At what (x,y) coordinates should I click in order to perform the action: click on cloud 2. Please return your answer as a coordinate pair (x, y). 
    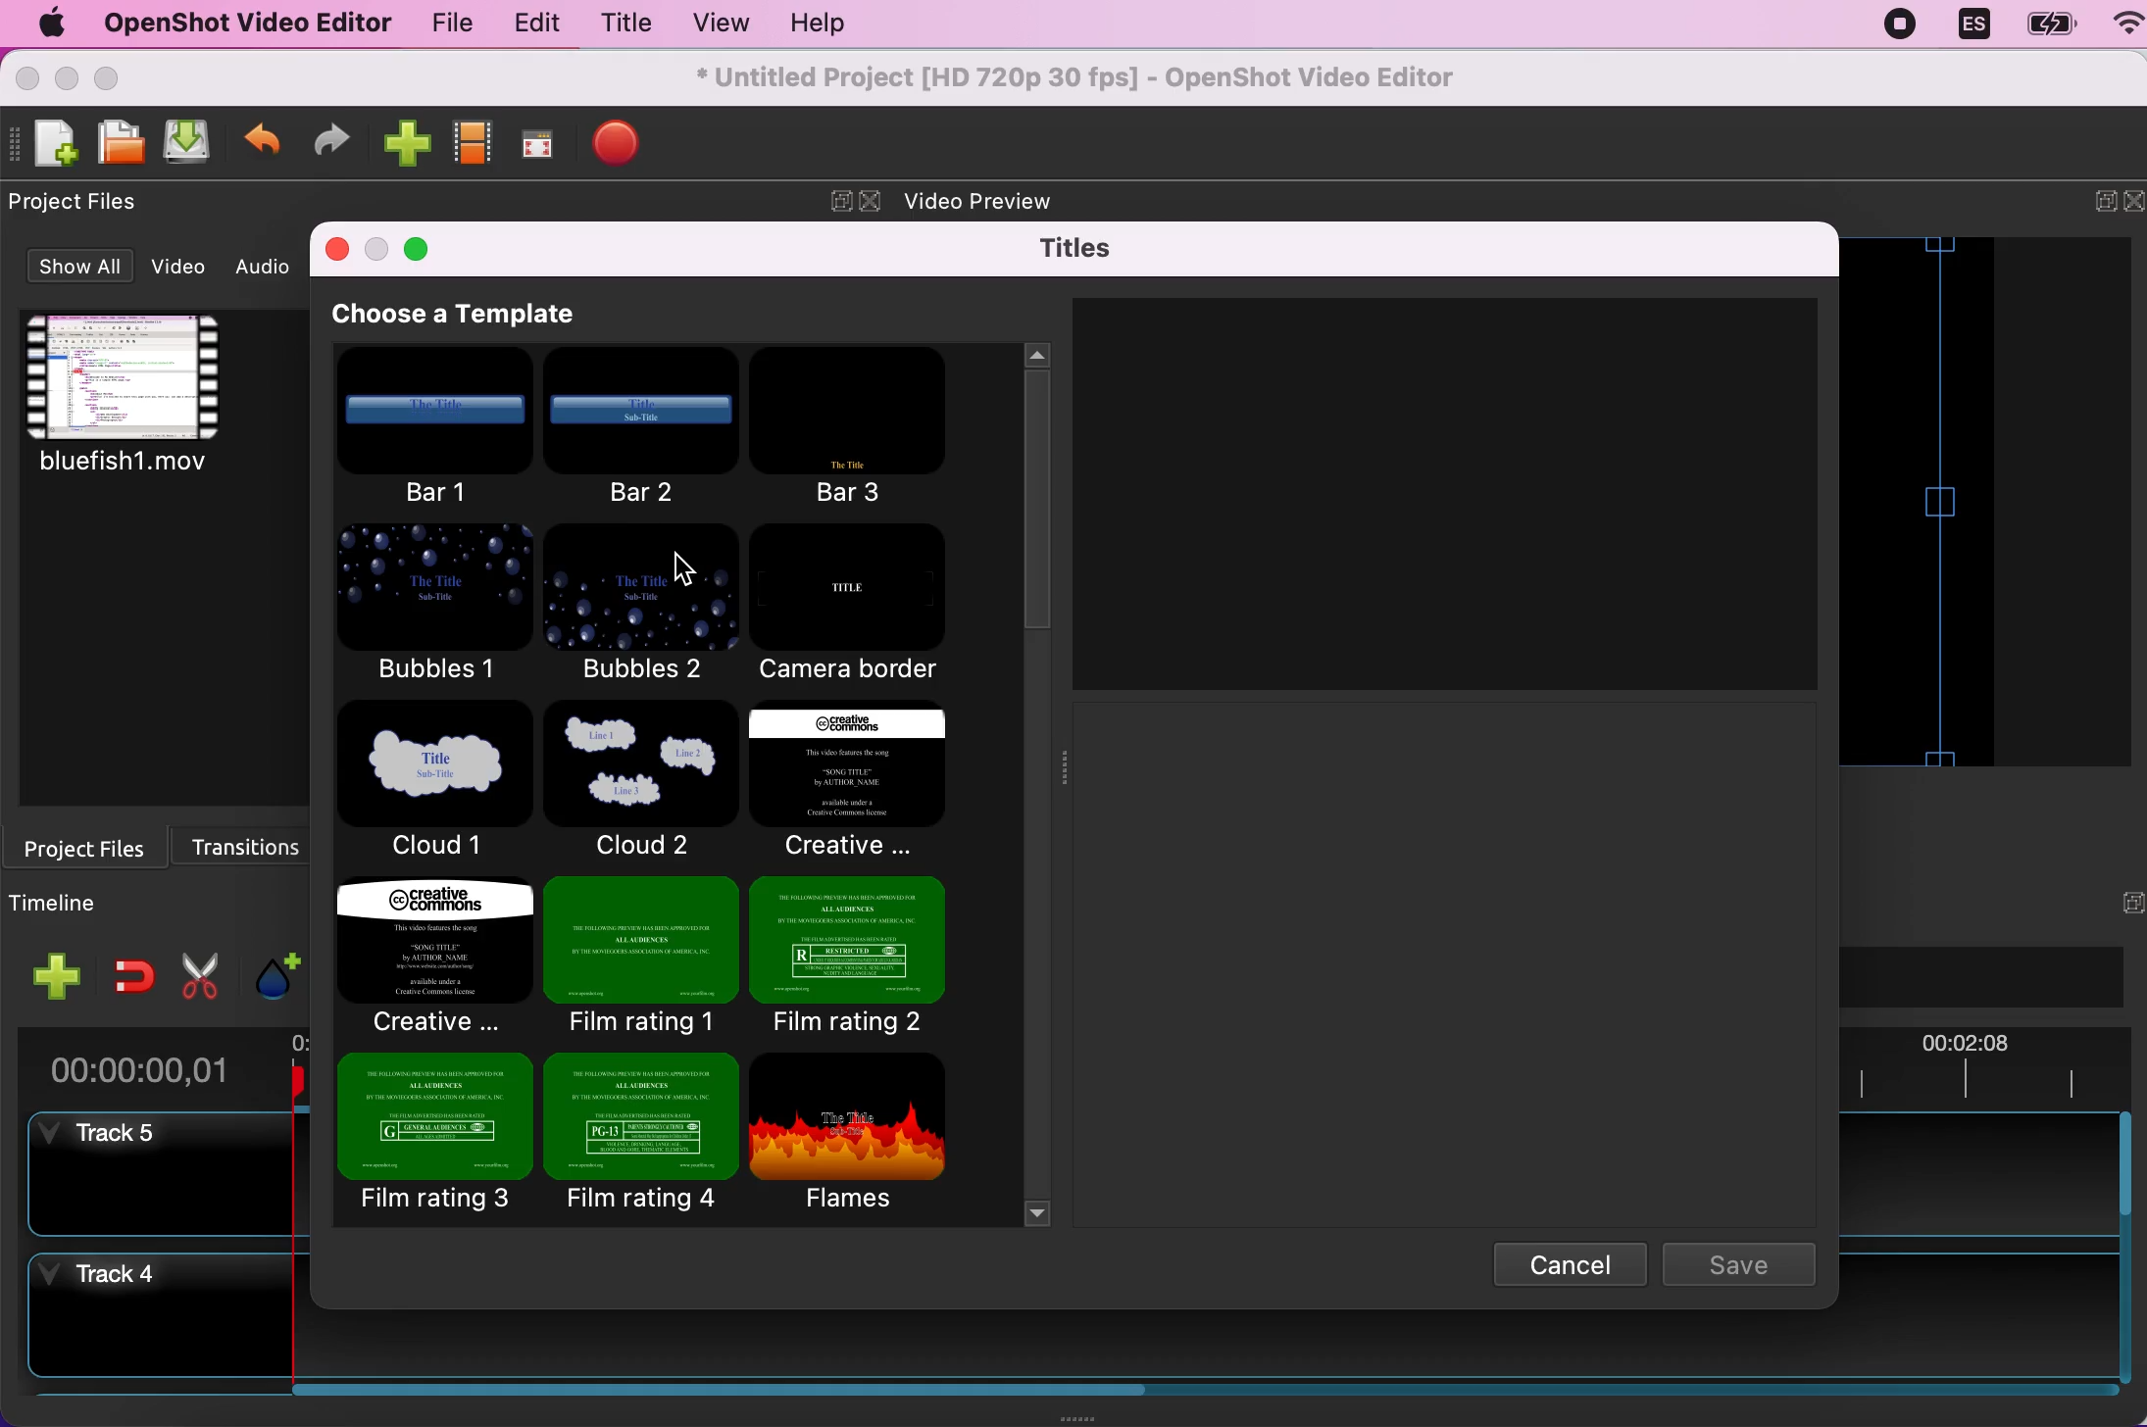
    Looking at the image, I should click on (636, 780).